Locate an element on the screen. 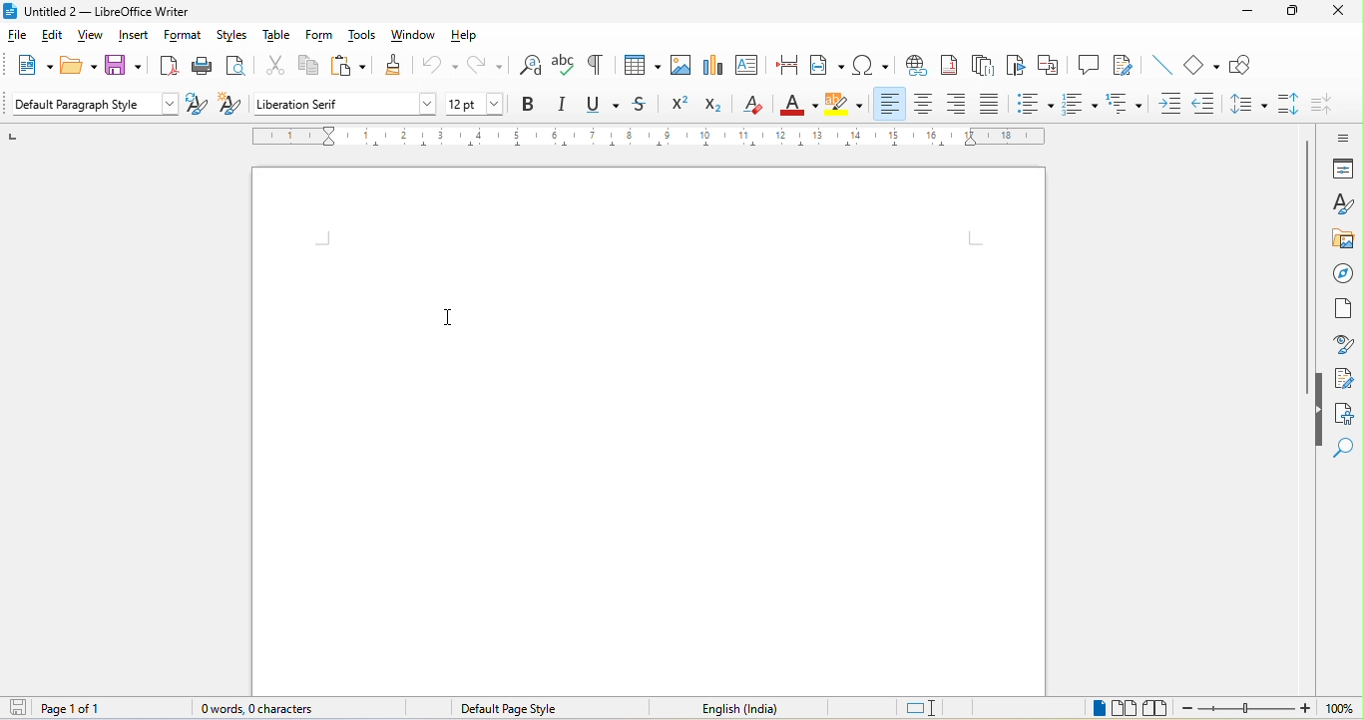  update selected style is located at coordinates (195, 106).